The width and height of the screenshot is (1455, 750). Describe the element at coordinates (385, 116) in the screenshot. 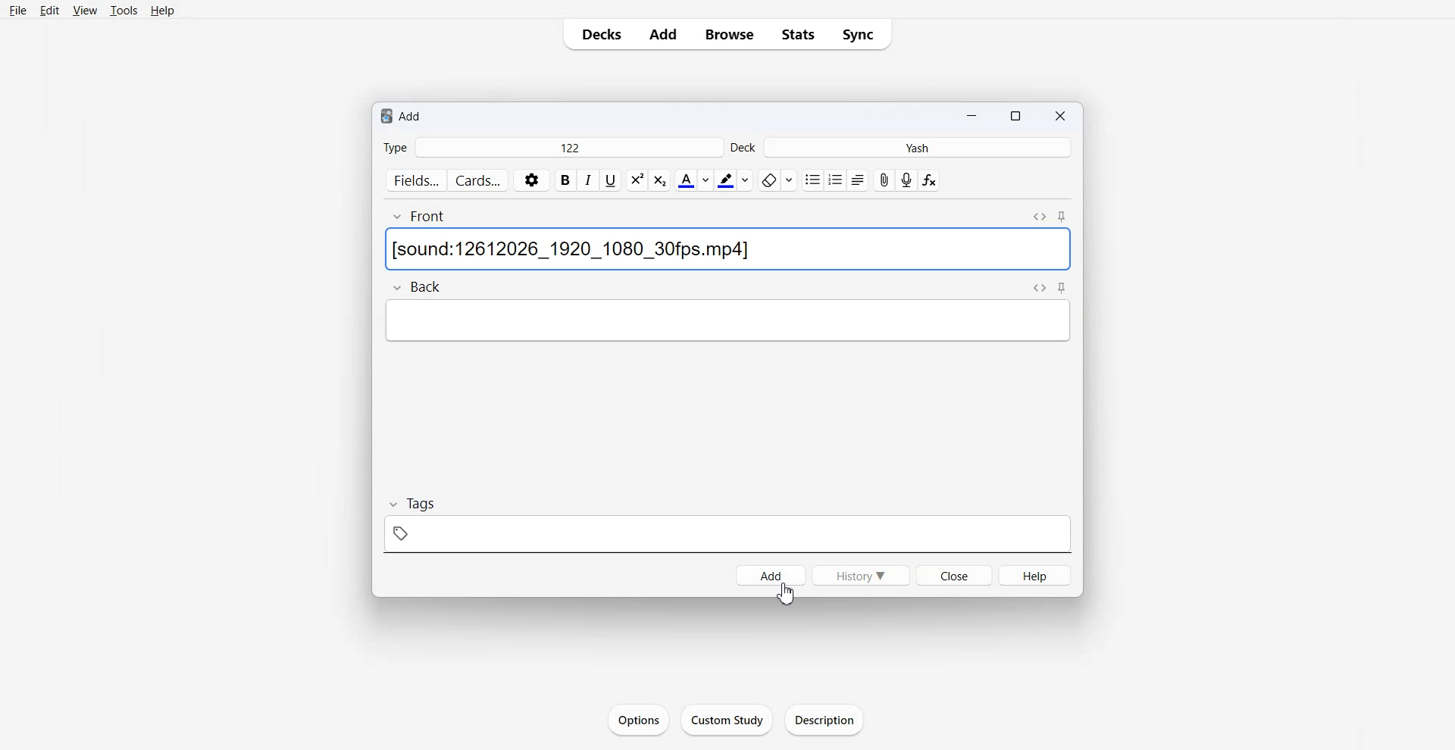

I see `logo` at that location.